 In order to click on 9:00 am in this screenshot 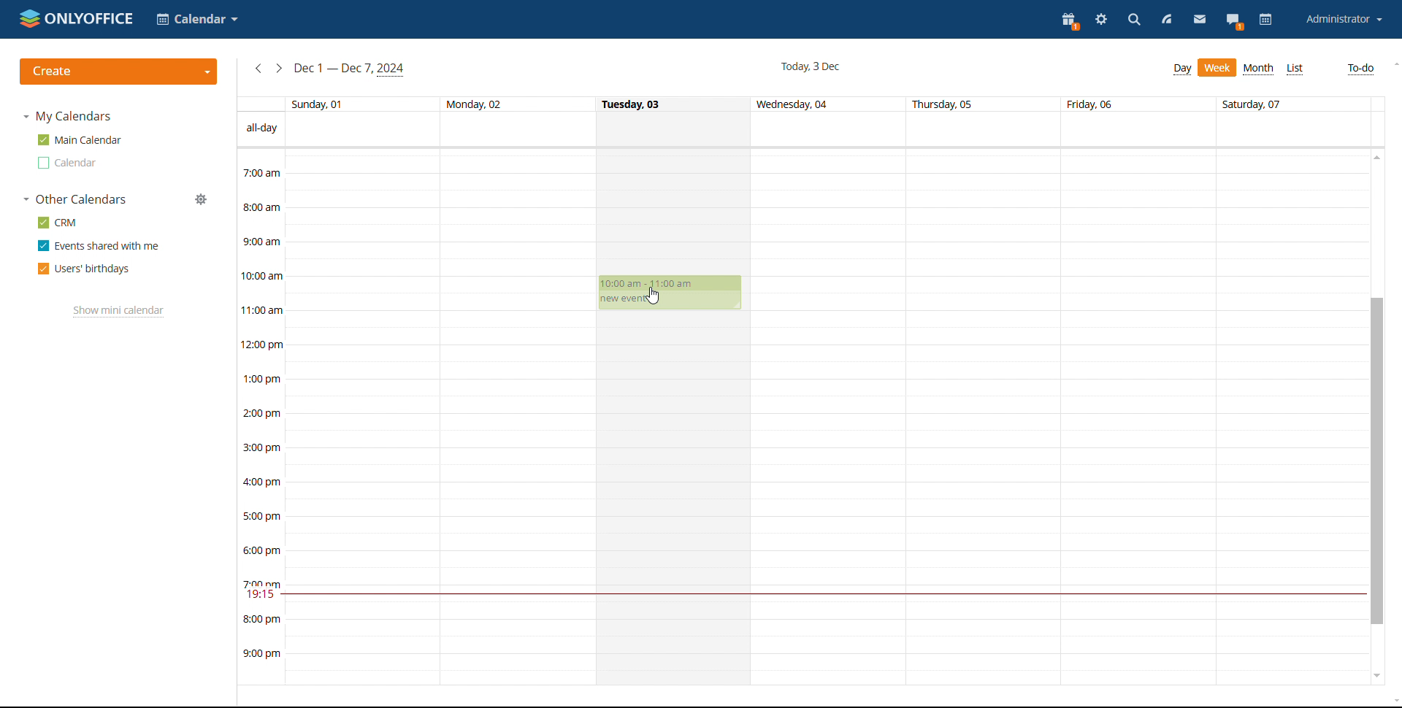, I will do `click(261, 240)`.